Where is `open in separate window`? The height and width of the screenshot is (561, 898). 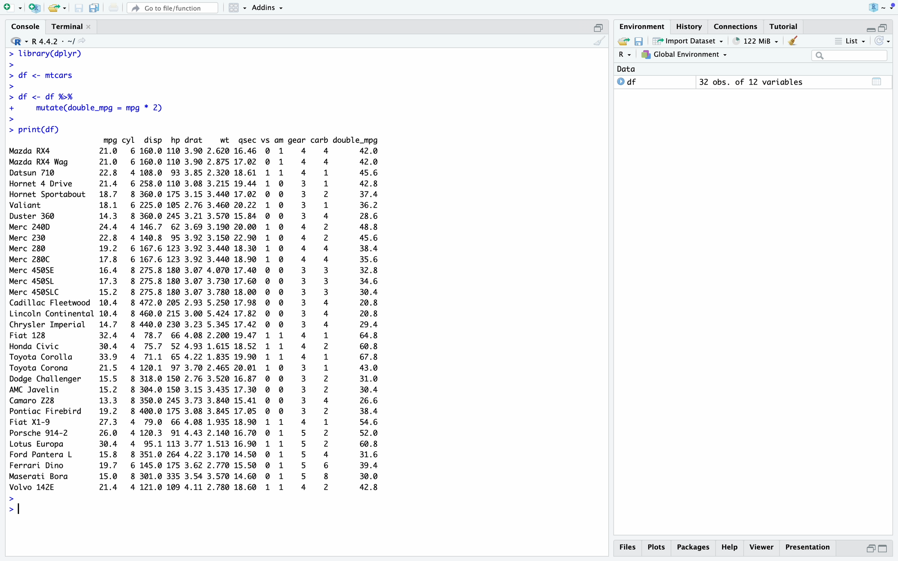 open in separate window is located at coordinates (882, 27).